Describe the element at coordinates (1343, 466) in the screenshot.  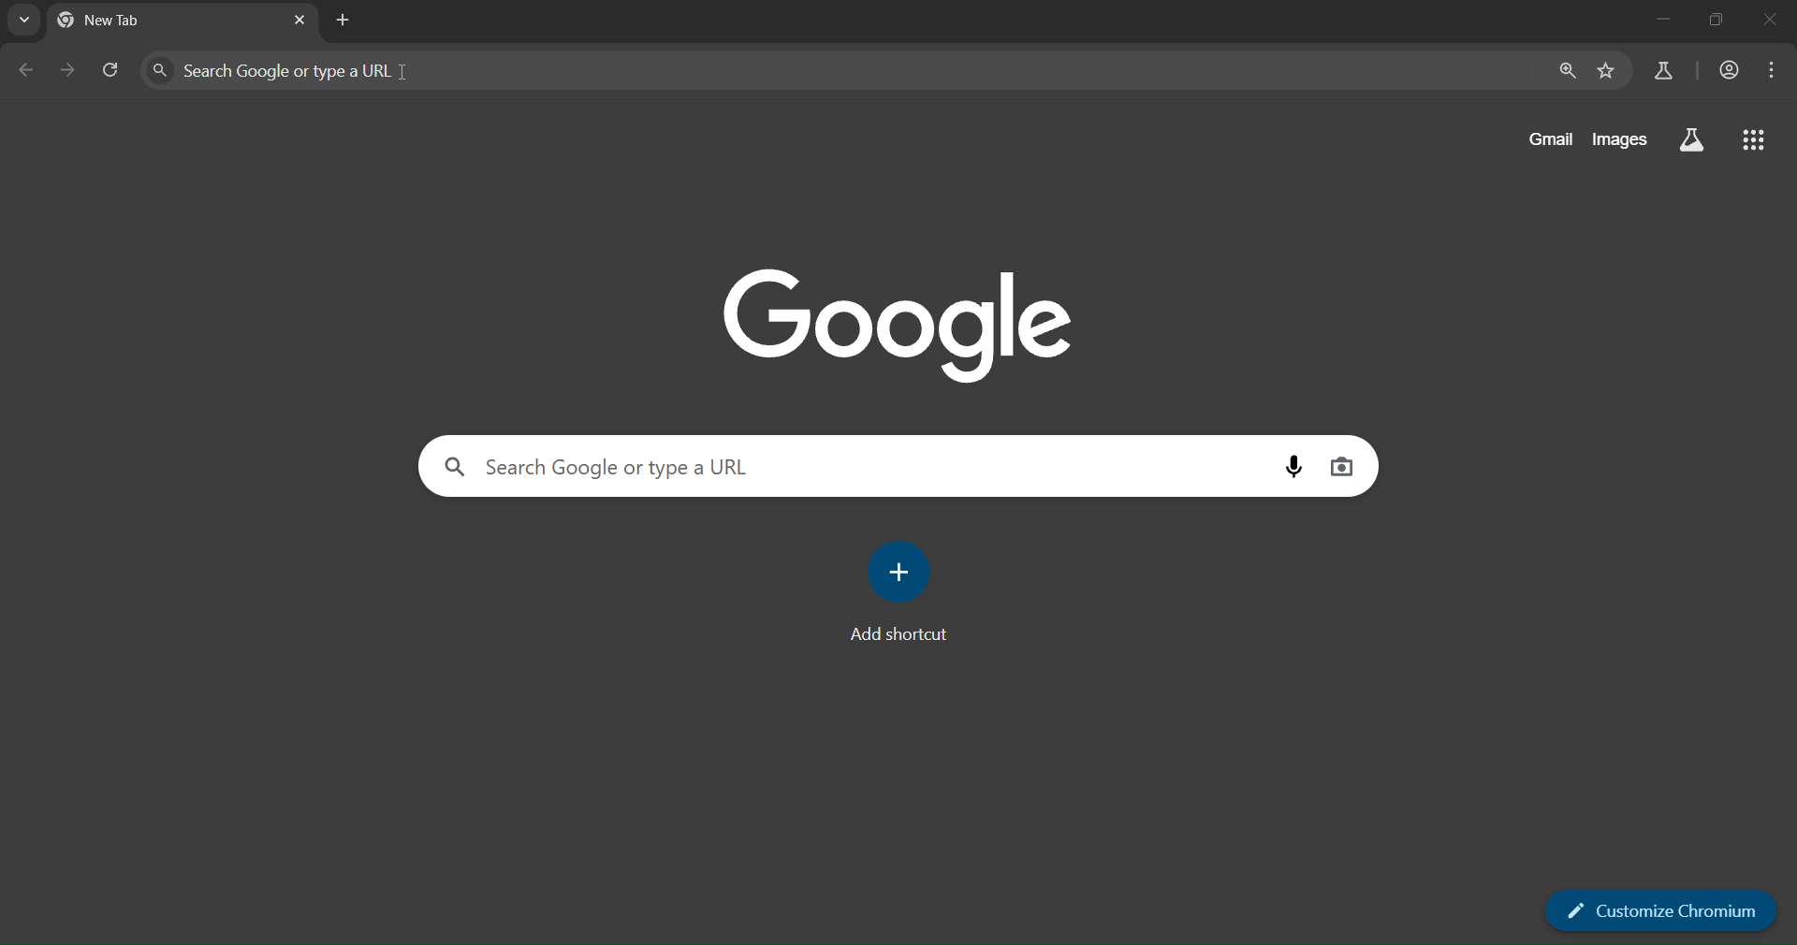
I see `image search` at that location.